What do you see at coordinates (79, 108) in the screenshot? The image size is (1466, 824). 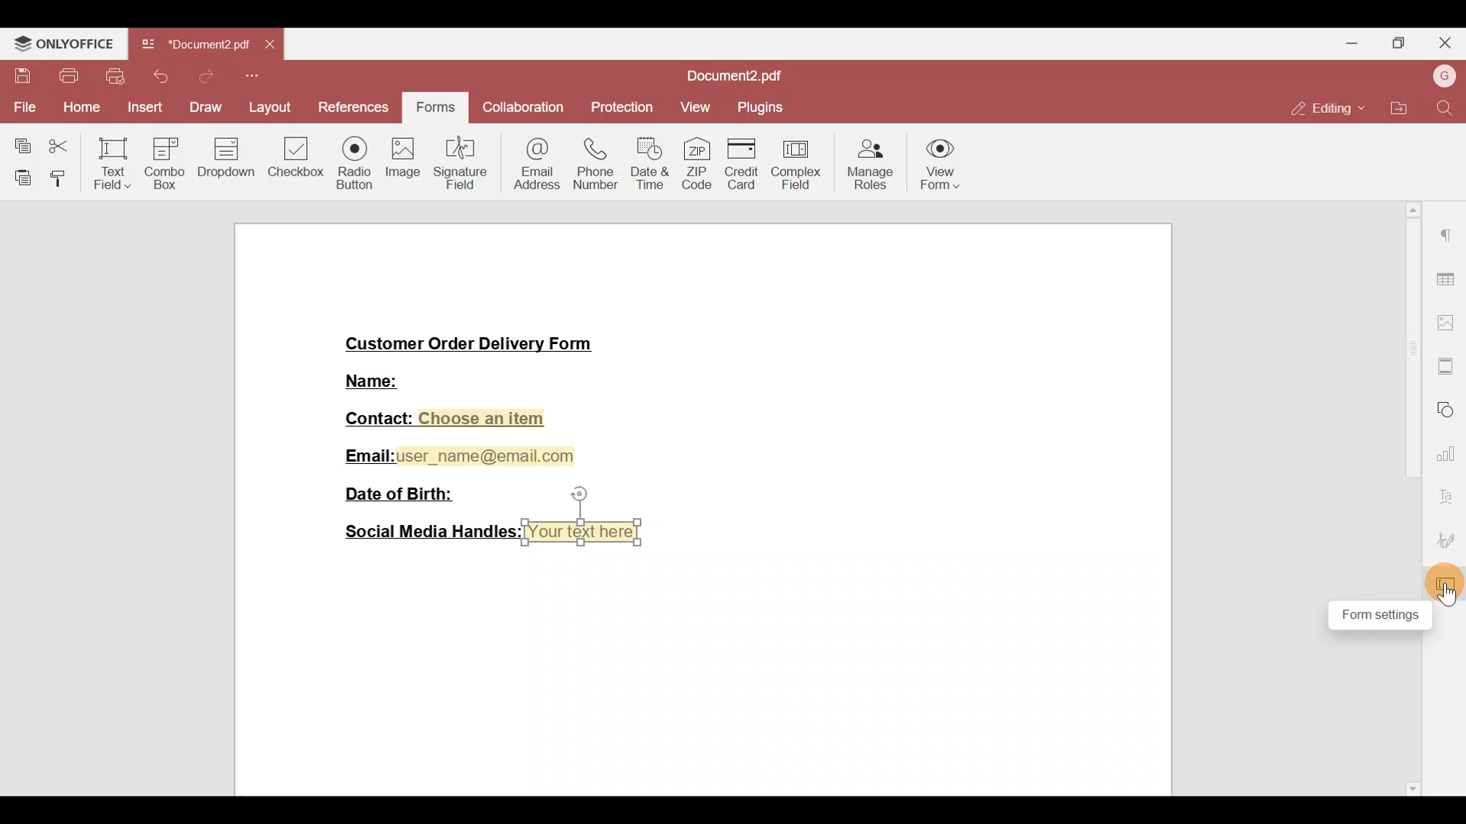 I see `Home` at bounding box center [79, 108].